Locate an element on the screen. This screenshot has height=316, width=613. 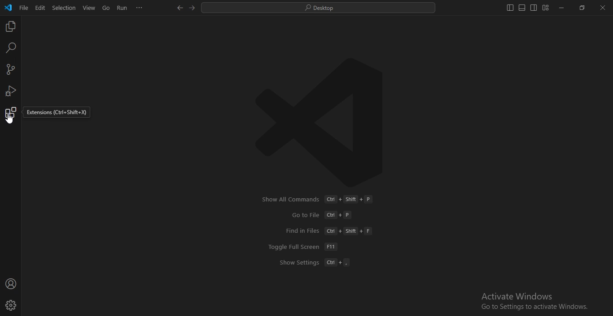
... is located at coordinates (139, 8).